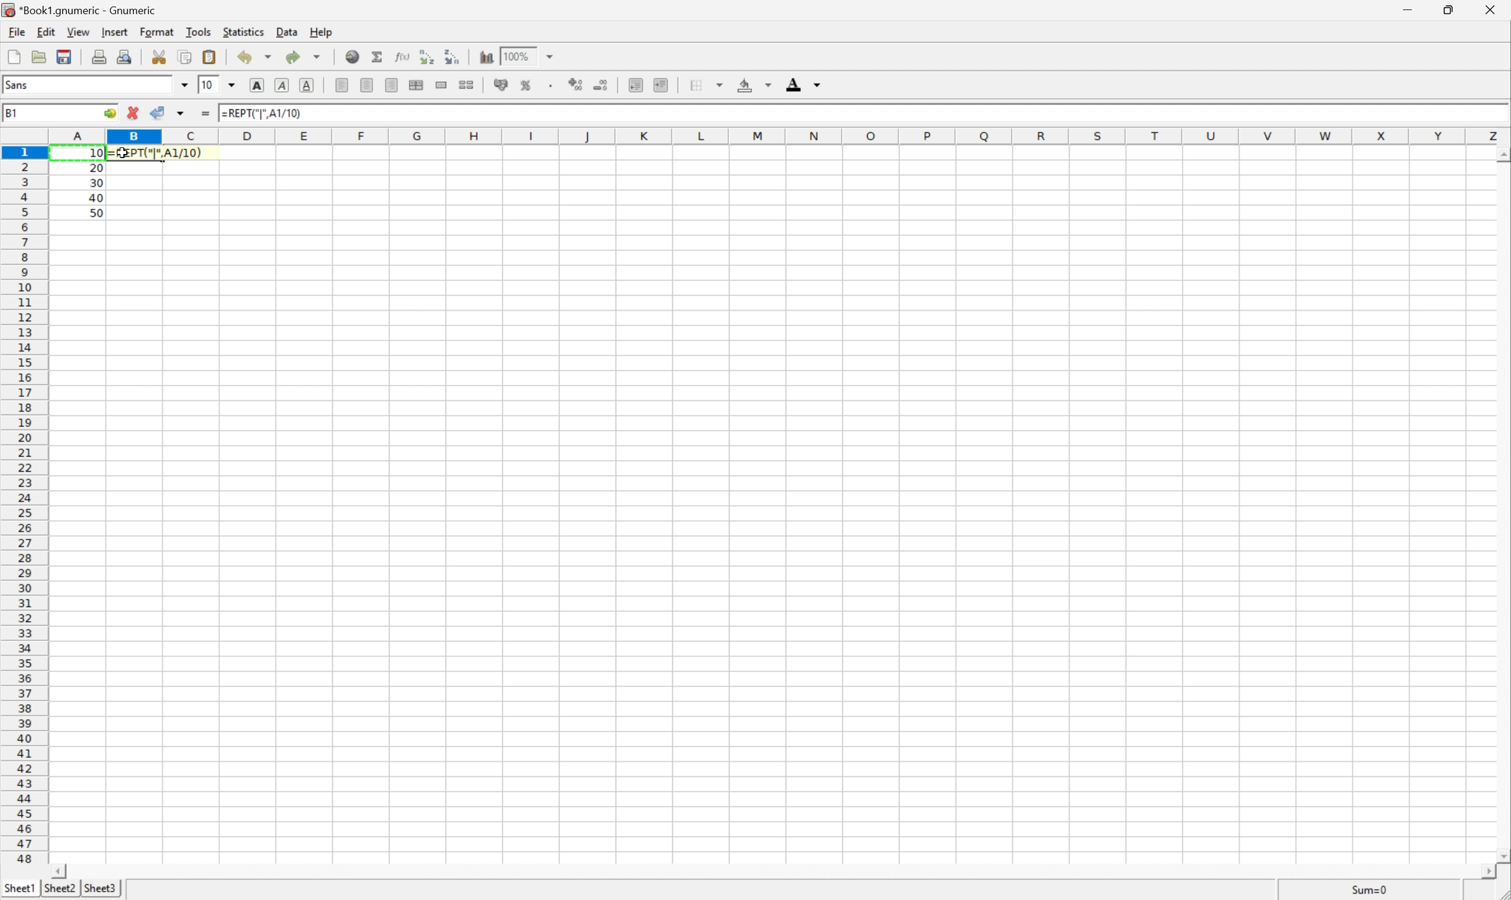 The height and width of the screenshot is (900, 1511). What do you see at coordinates (405, 55) in the screenshot?
I see `Edit a function in current cell` at bounding box center [405, 55].